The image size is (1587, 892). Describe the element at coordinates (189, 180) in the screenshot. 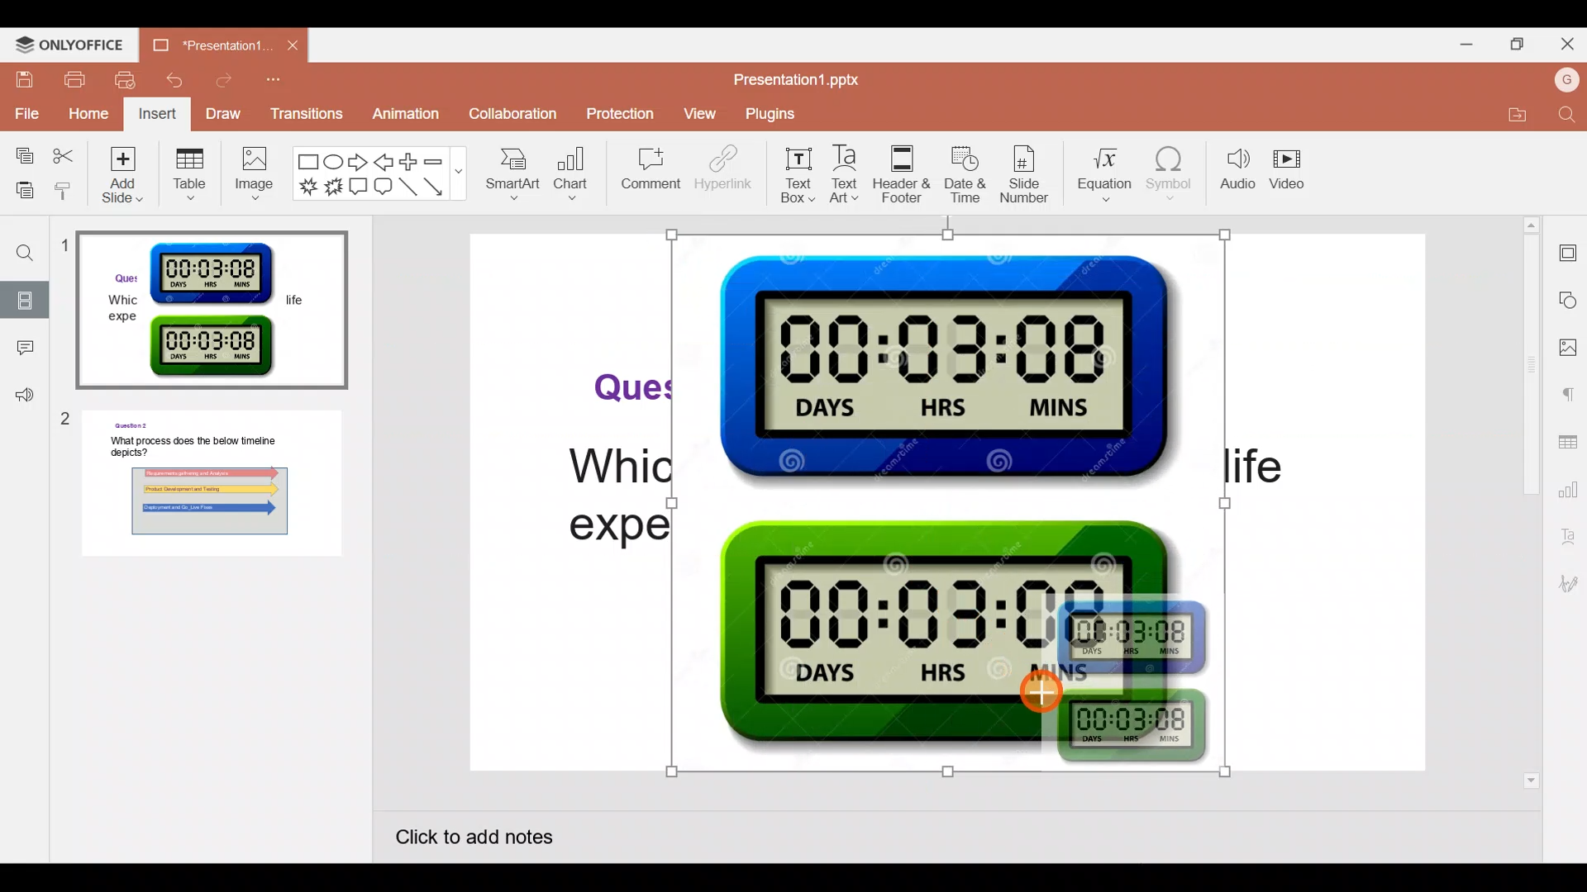

I see `Table` at that location.